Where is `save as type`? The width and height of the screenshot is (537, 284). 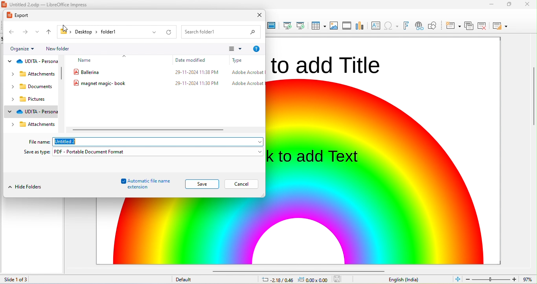 save as type is located at coordinates (37, 153).